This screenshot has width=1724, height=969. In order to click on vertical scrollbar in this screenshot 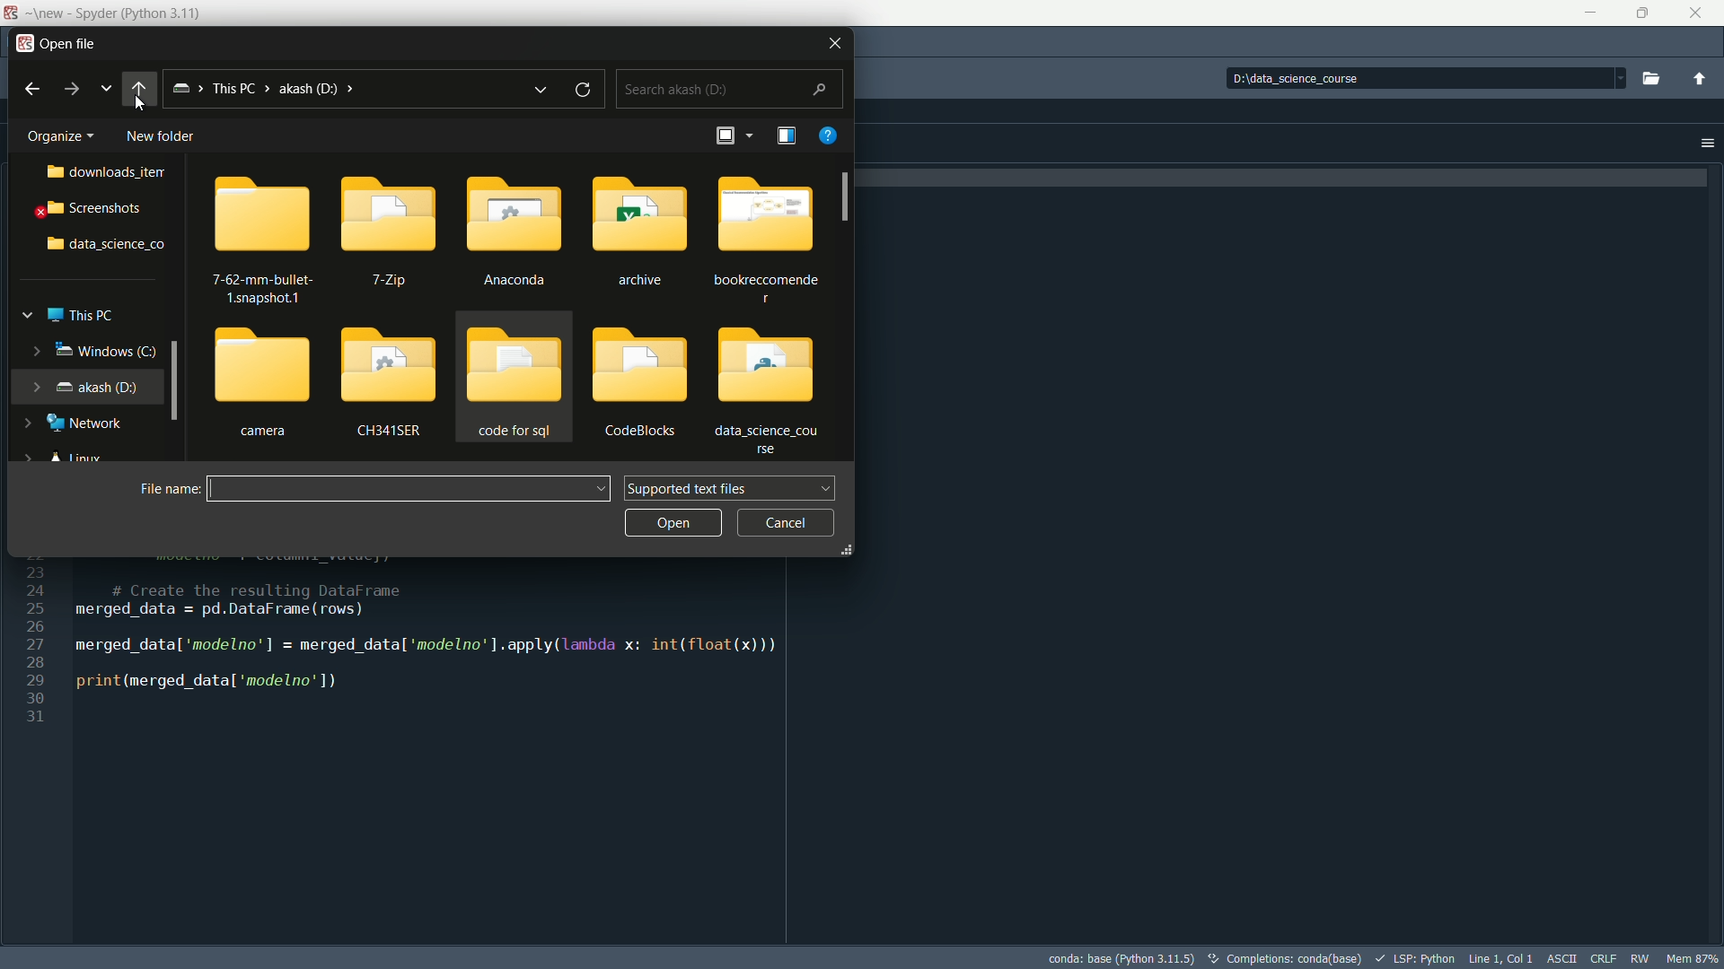, I will do `click(844, 198)`.